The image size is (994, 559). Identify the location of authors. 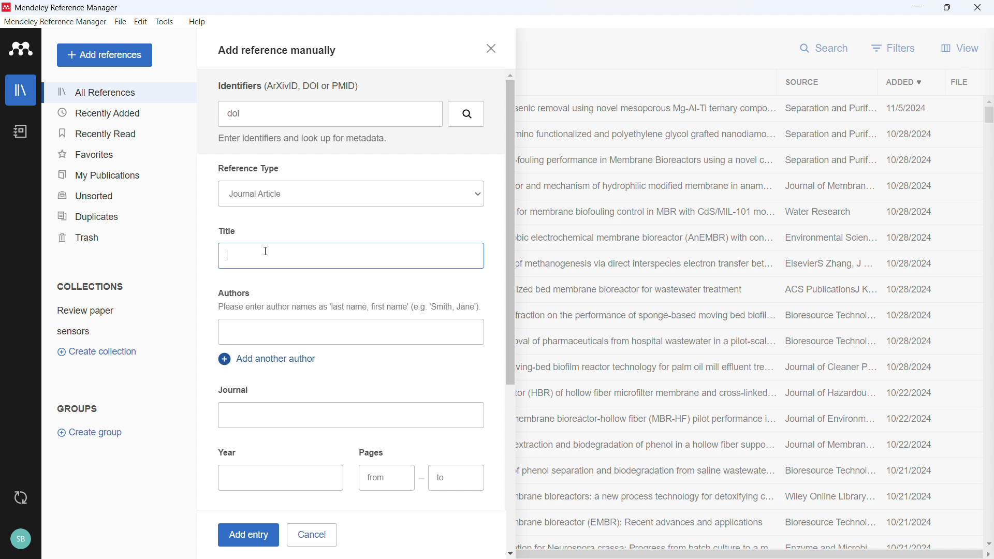
(233, 293).